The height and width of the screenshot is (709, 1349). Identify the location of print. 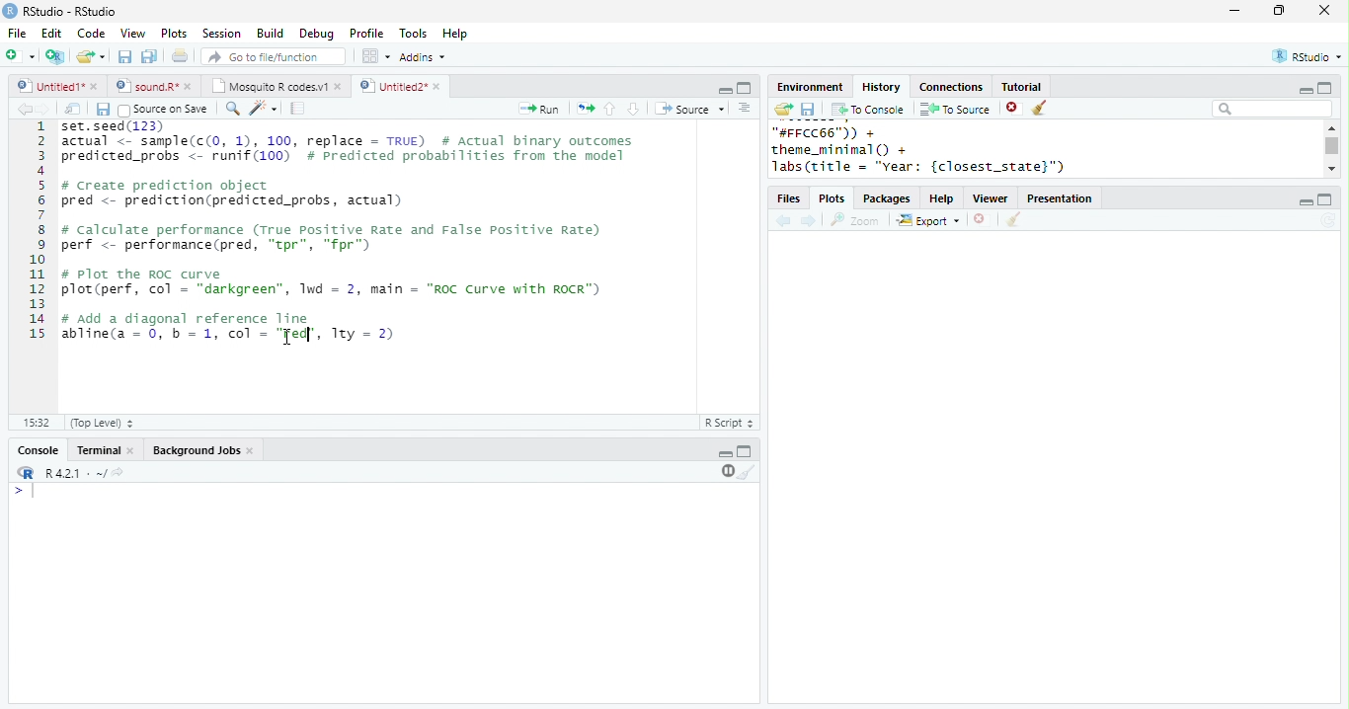
(181, 55).